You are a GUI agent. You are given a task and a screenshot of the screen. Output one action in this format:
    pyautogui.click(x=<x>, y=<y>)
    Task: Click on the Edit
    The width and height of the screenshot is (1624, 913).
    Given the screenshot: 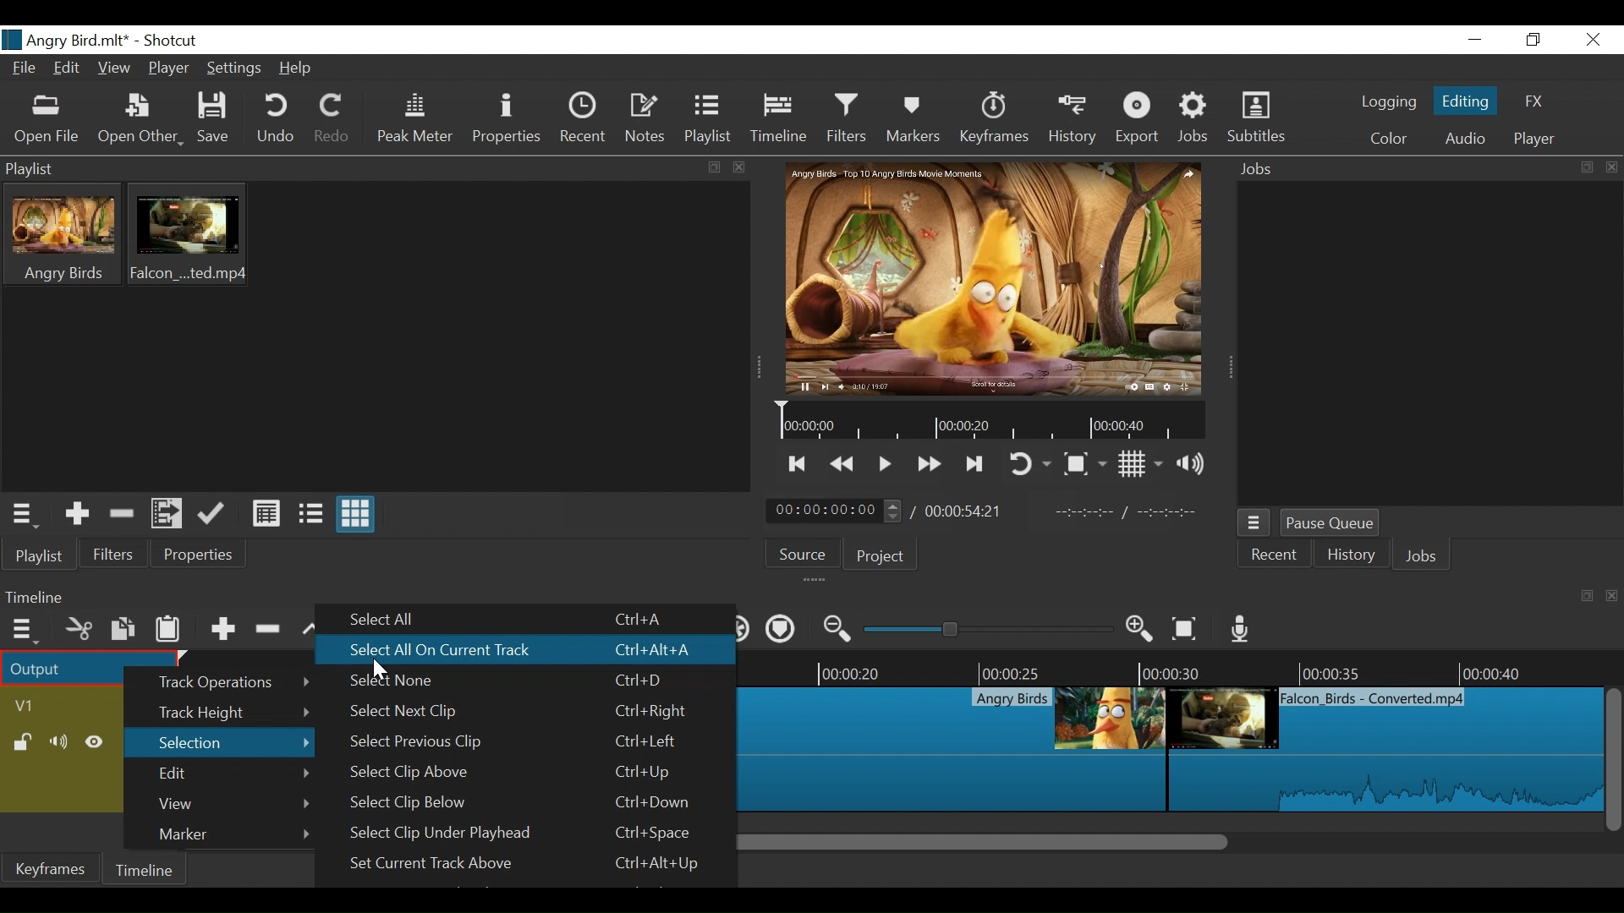 What is the action you would take?
    pyautogui.click(x=234, y=774)
    